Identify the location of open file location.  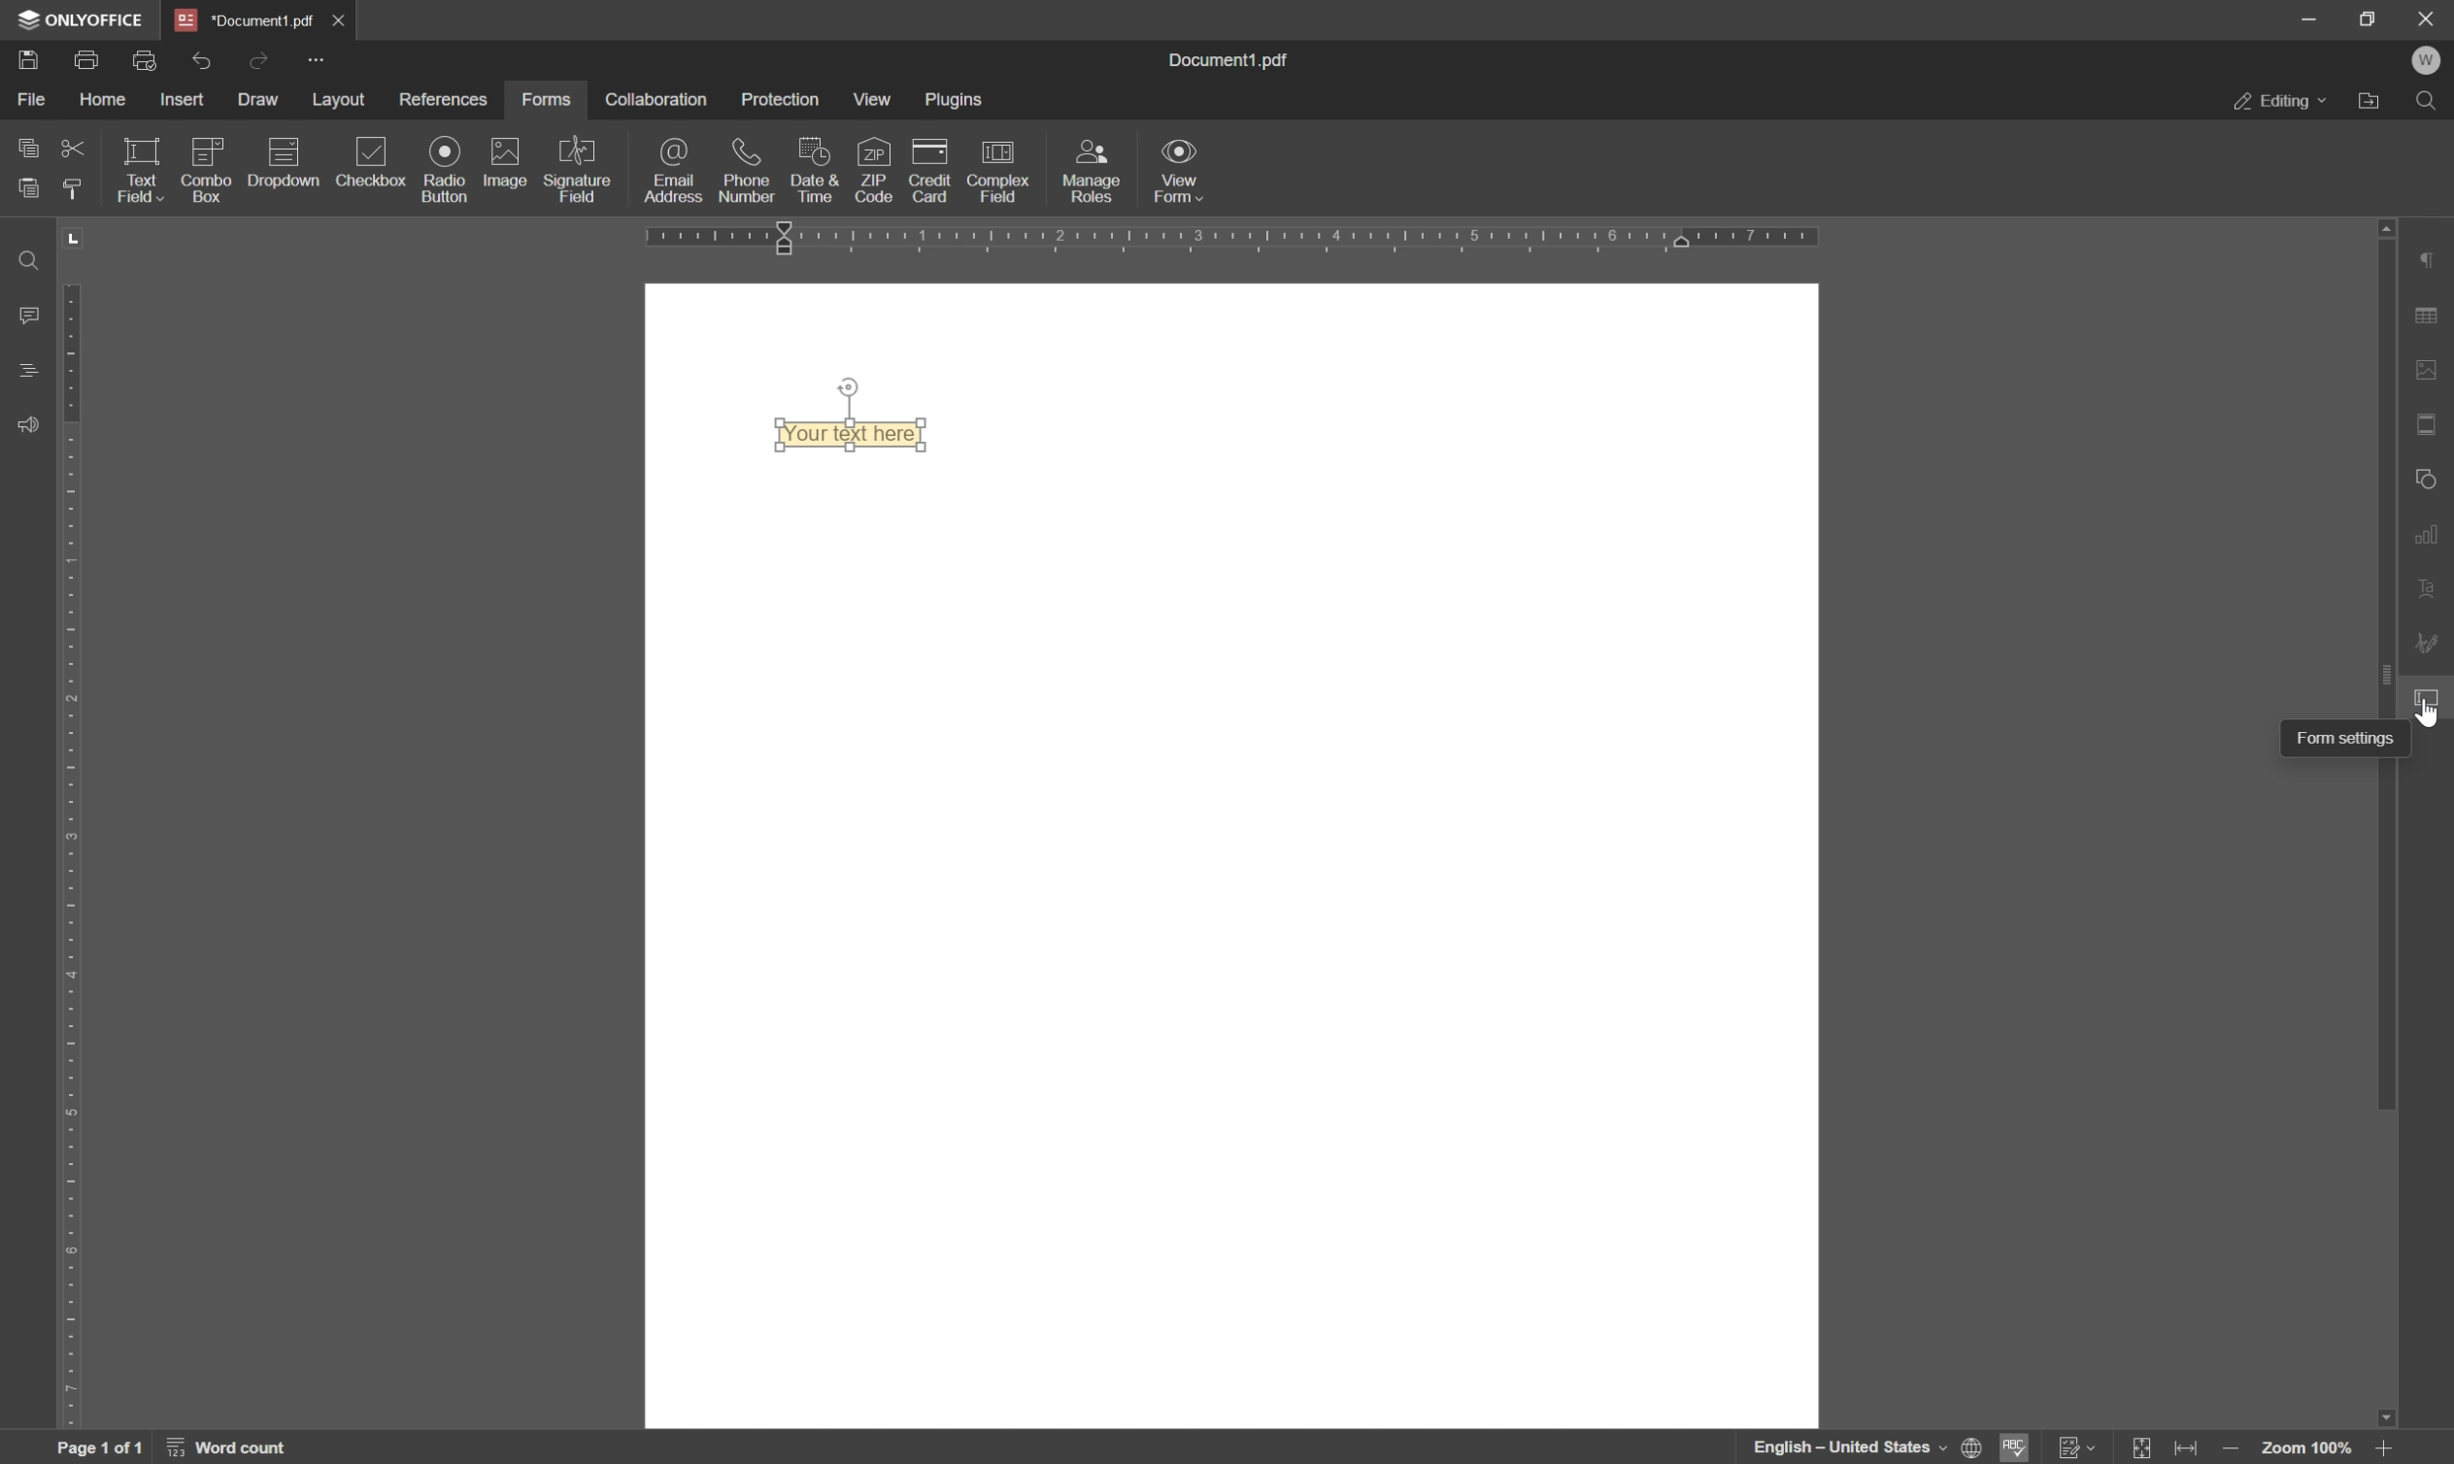
(2369, 102).